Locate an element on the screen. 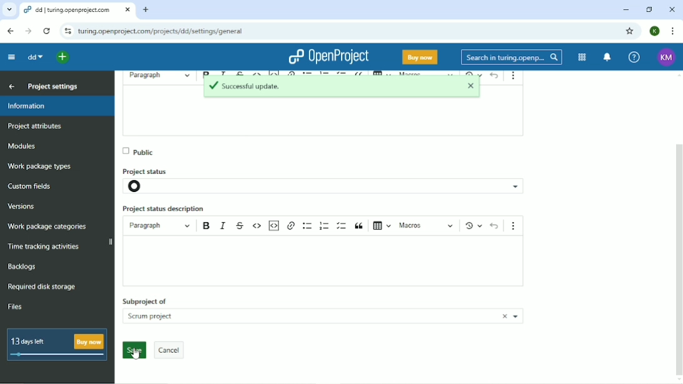 This screenshot has height=384, width=683. Cursor is located at coordinates (135, 352).